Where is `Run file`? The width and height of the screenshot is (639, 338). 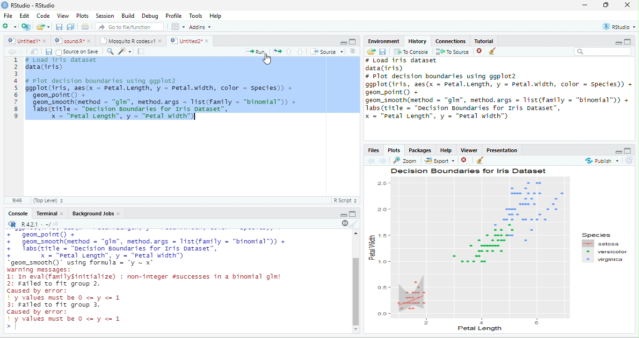 Run file is located at coordinates (255, 51).